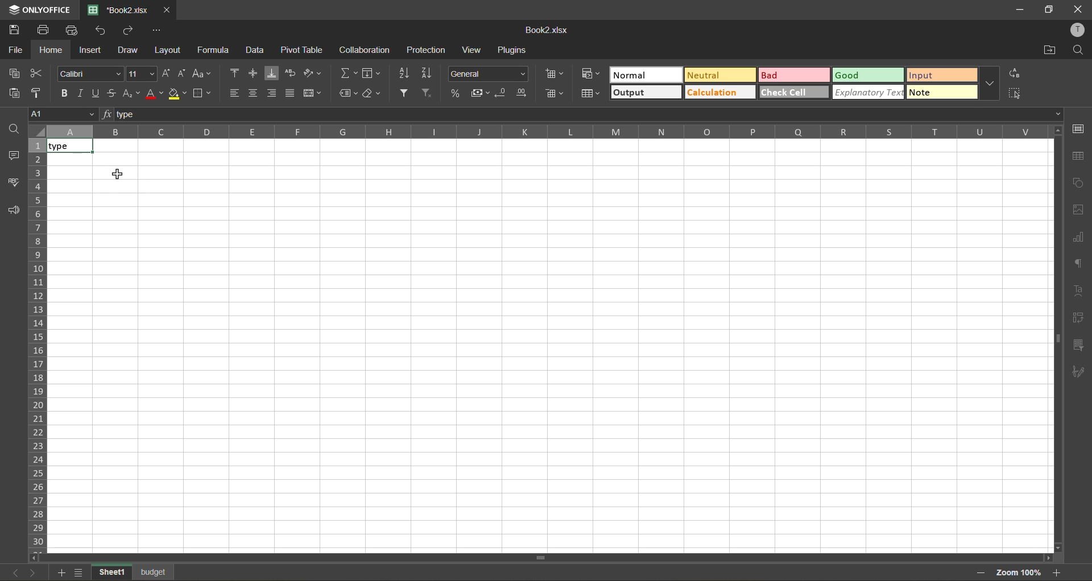 The height and width of the screenshot is (581, 1092). What do you see at coordinates (981, 574) in the screenshot?
I see `zoom out` at bounding box center [981, 574].